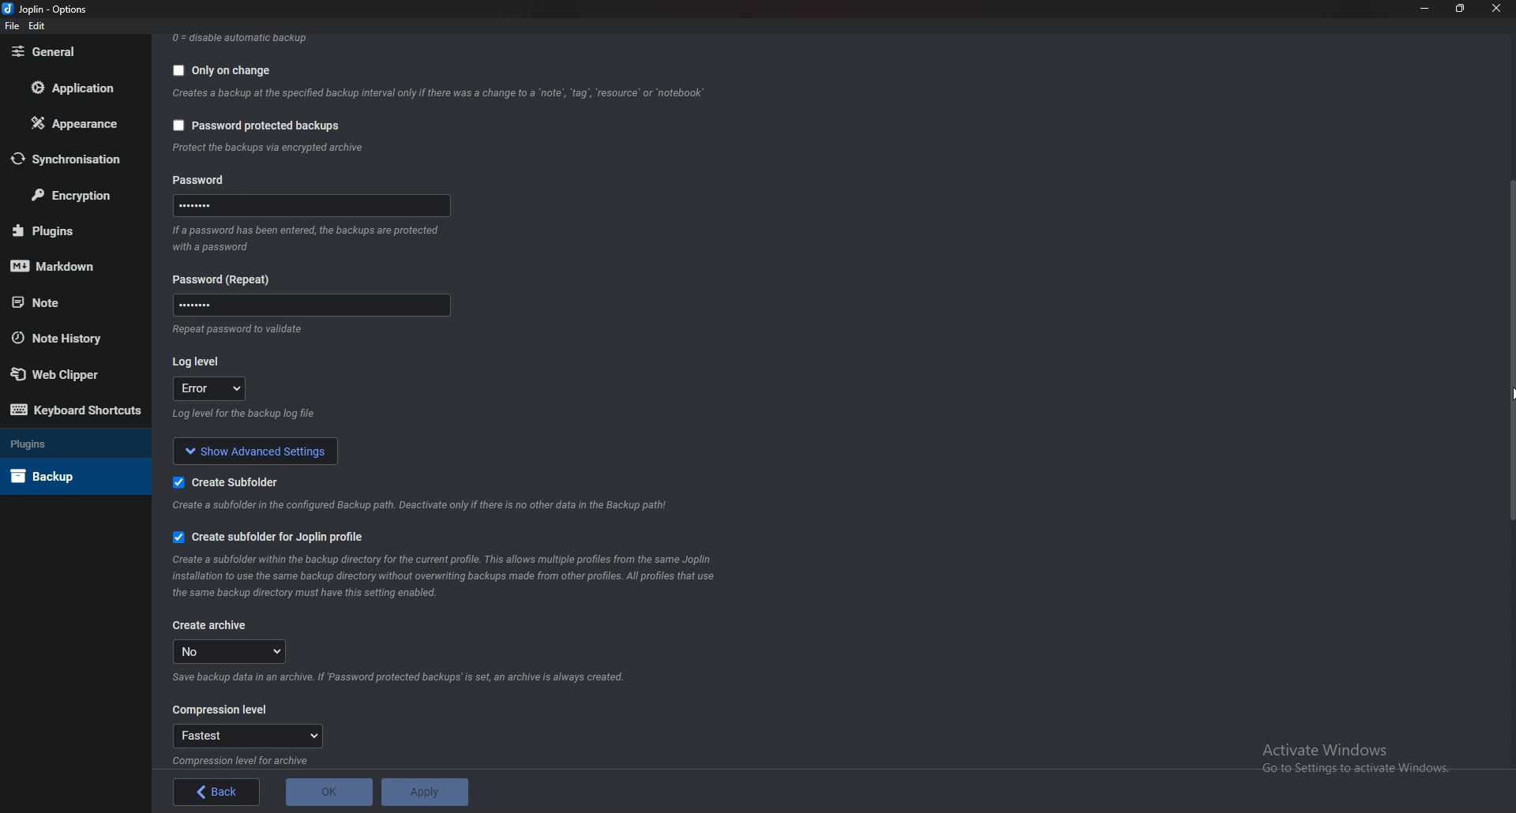 The image size is (1516, 813). What do you see at coordinates (310, 206) in the screenshot?
I see `Password` at bounding box center [310, 206].